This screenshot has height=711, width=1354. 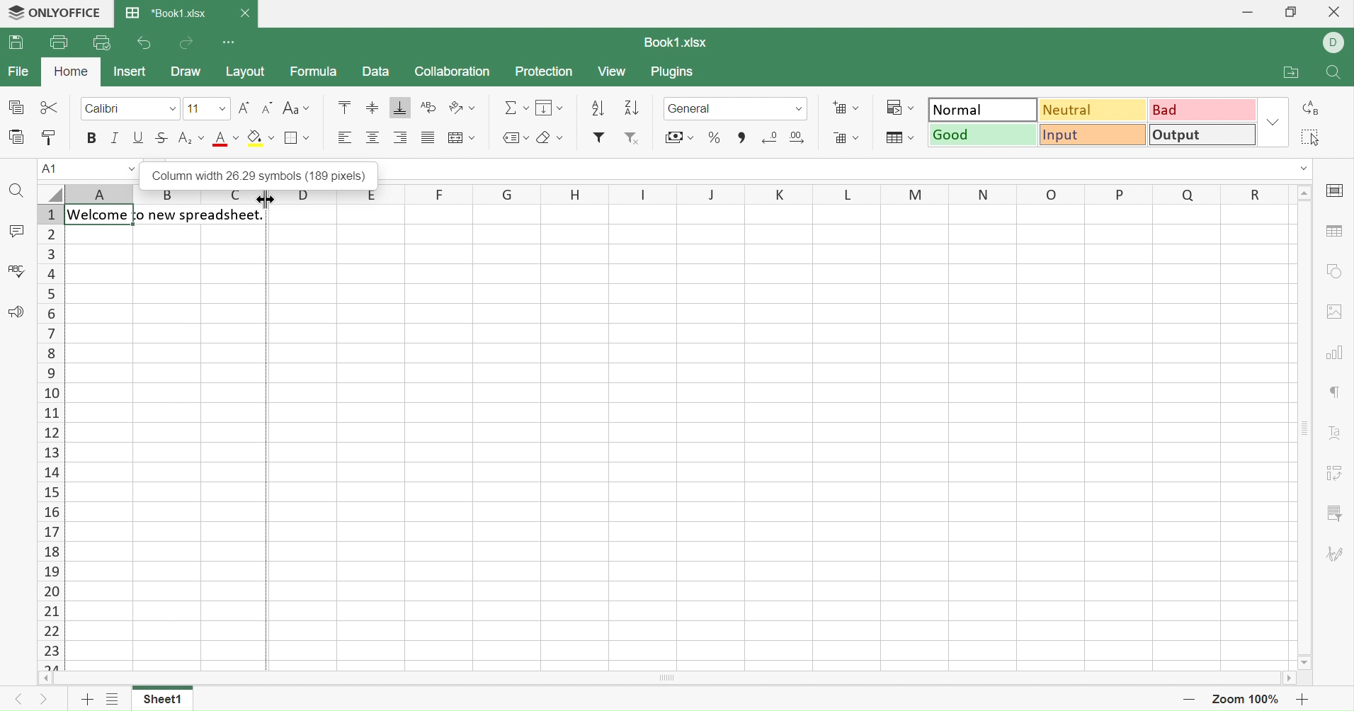 What do you see at coordinates (17, 269) in the screenshot?
I see `Check Spelling` at bounding box center [17, 269].